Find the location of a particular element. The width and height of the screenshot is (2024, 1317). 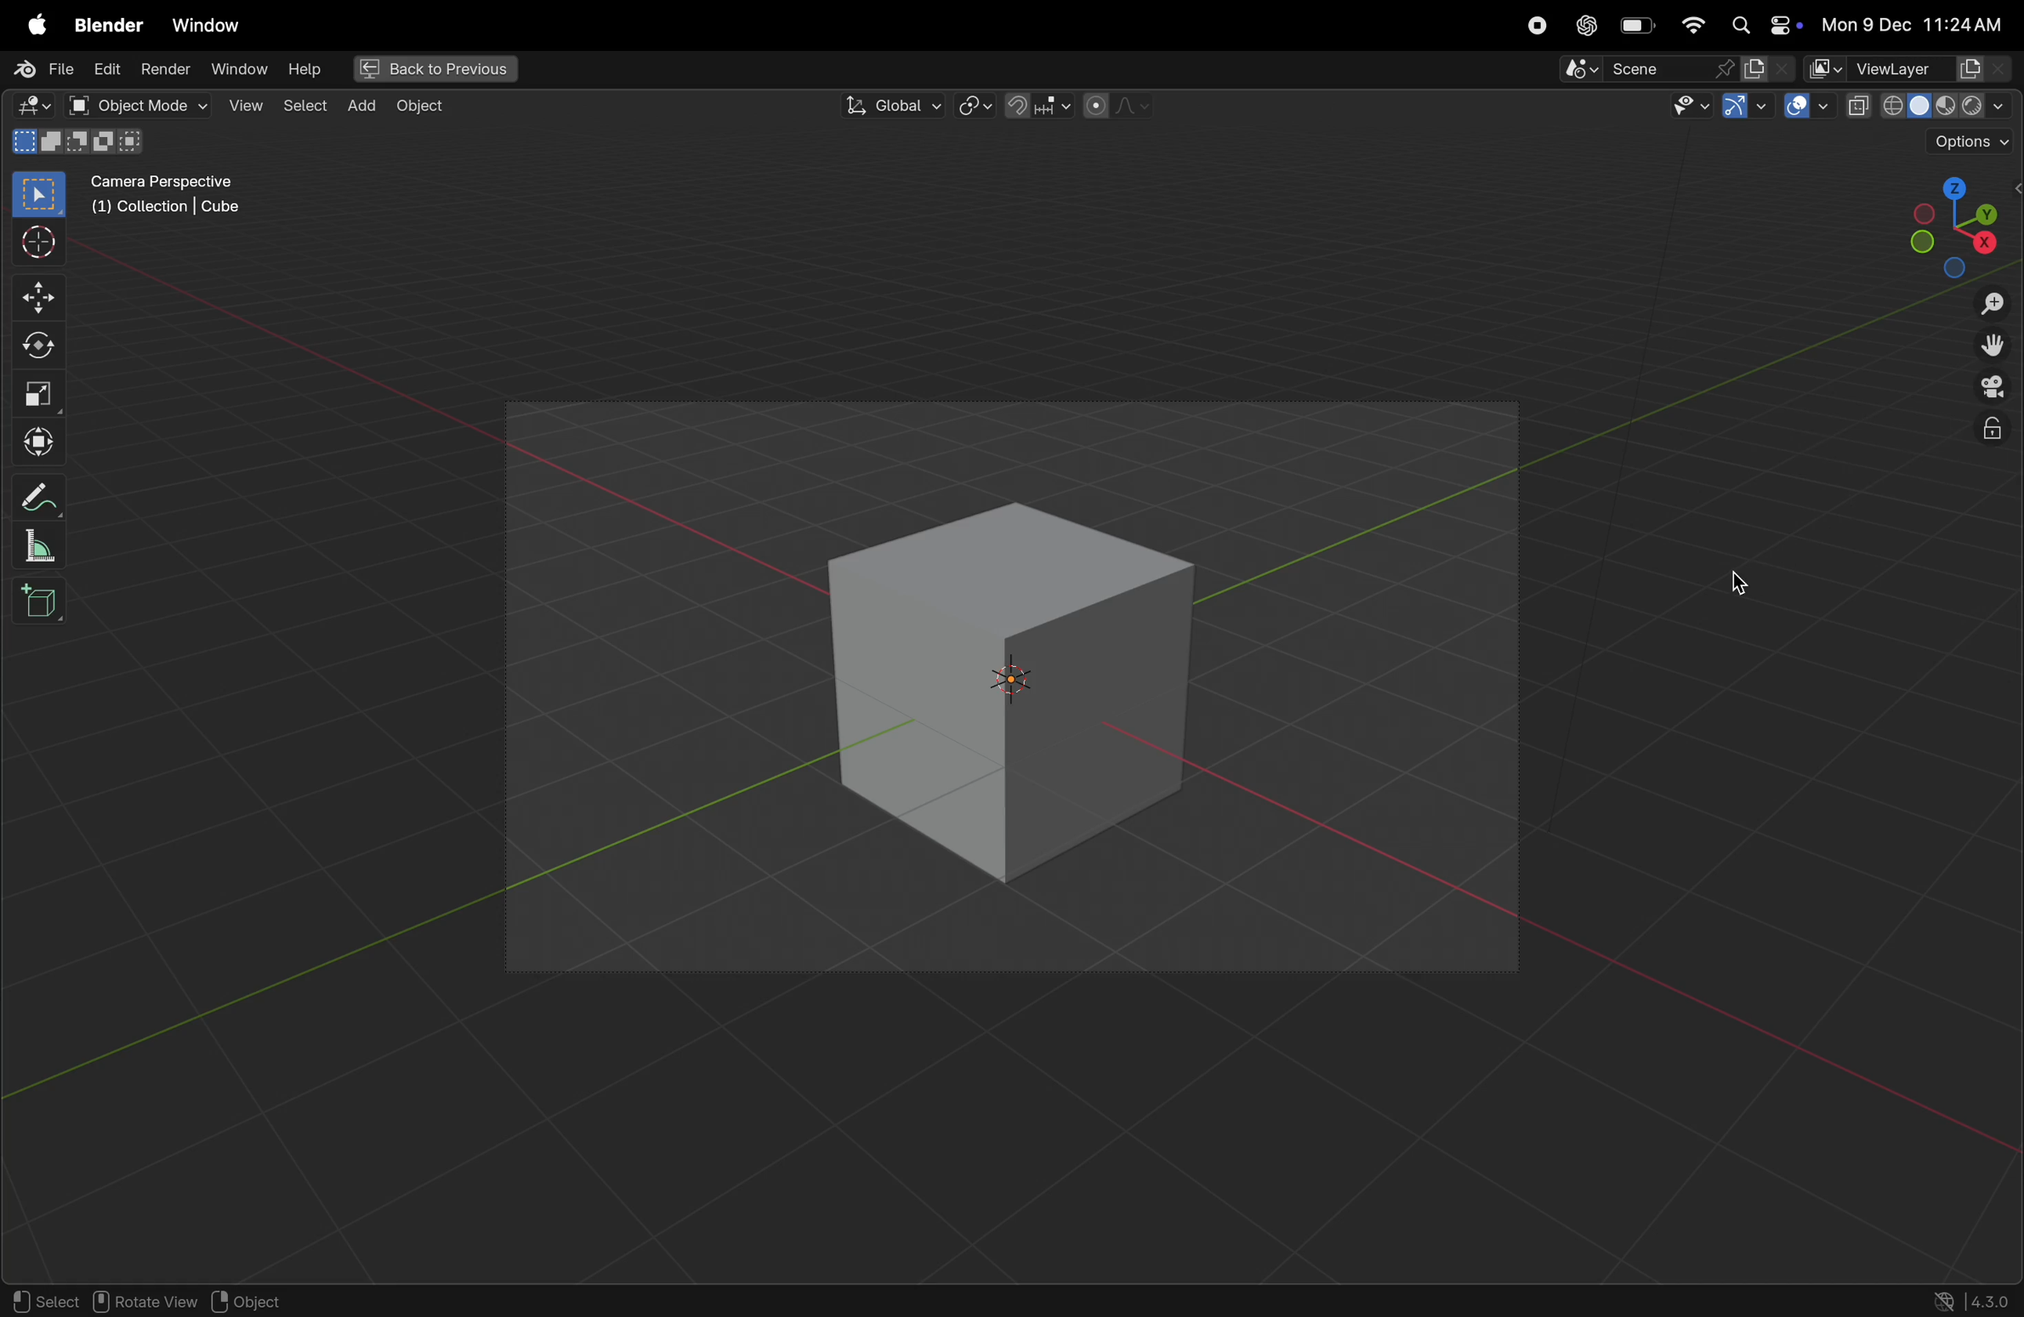

blender is located at coordinates (111, 20).